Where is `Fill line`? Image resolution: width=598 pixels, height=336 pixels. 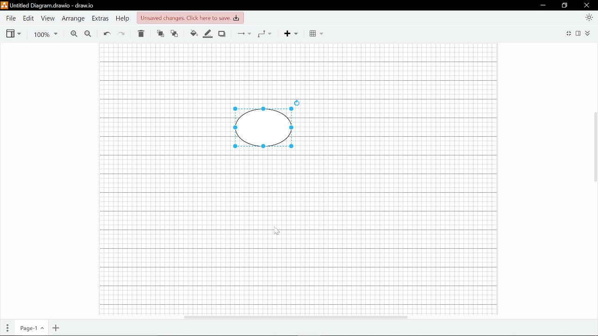
Fill line is located at coordinates (208, 34).